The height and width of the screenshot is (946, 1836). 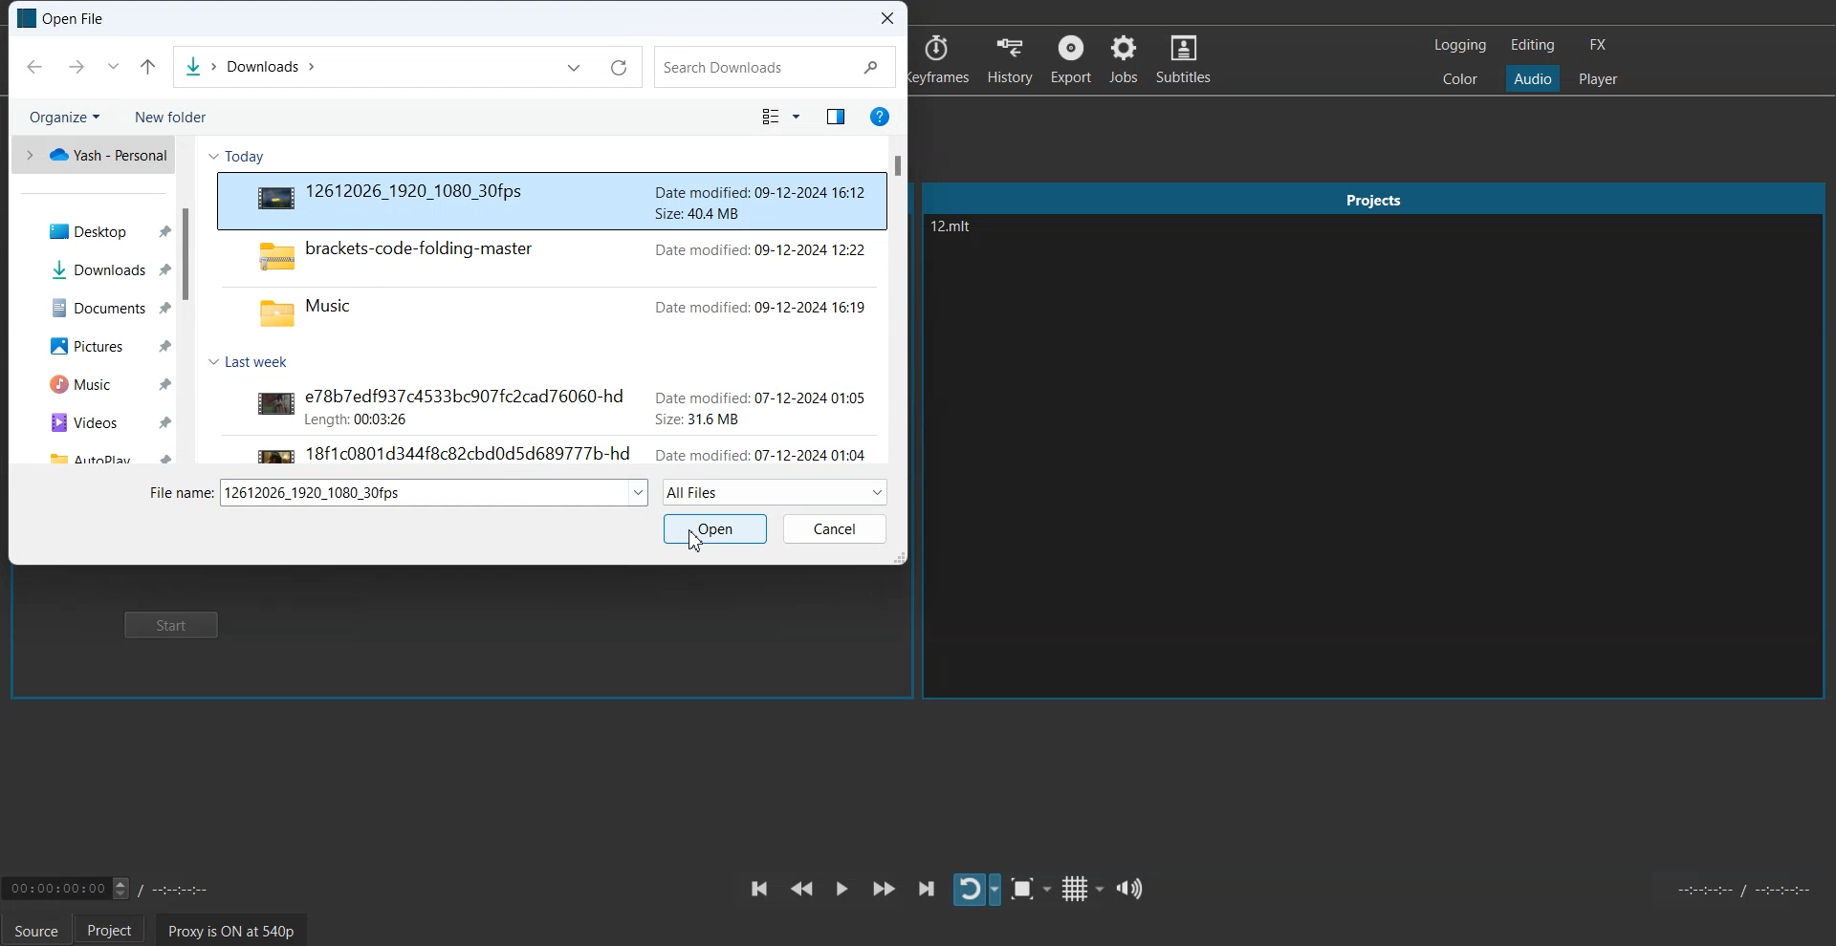 What do you see at coordinates (979, 246) in the screenshot?
I see `Text 1` at bounding box center [979, 246].